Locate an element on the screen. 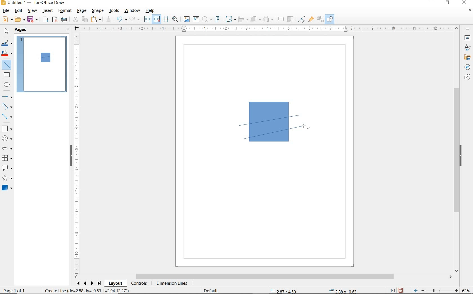 The width and height of the screenshot is (473, 294). BASIC SHAPES is located at coordinates (6, 128).